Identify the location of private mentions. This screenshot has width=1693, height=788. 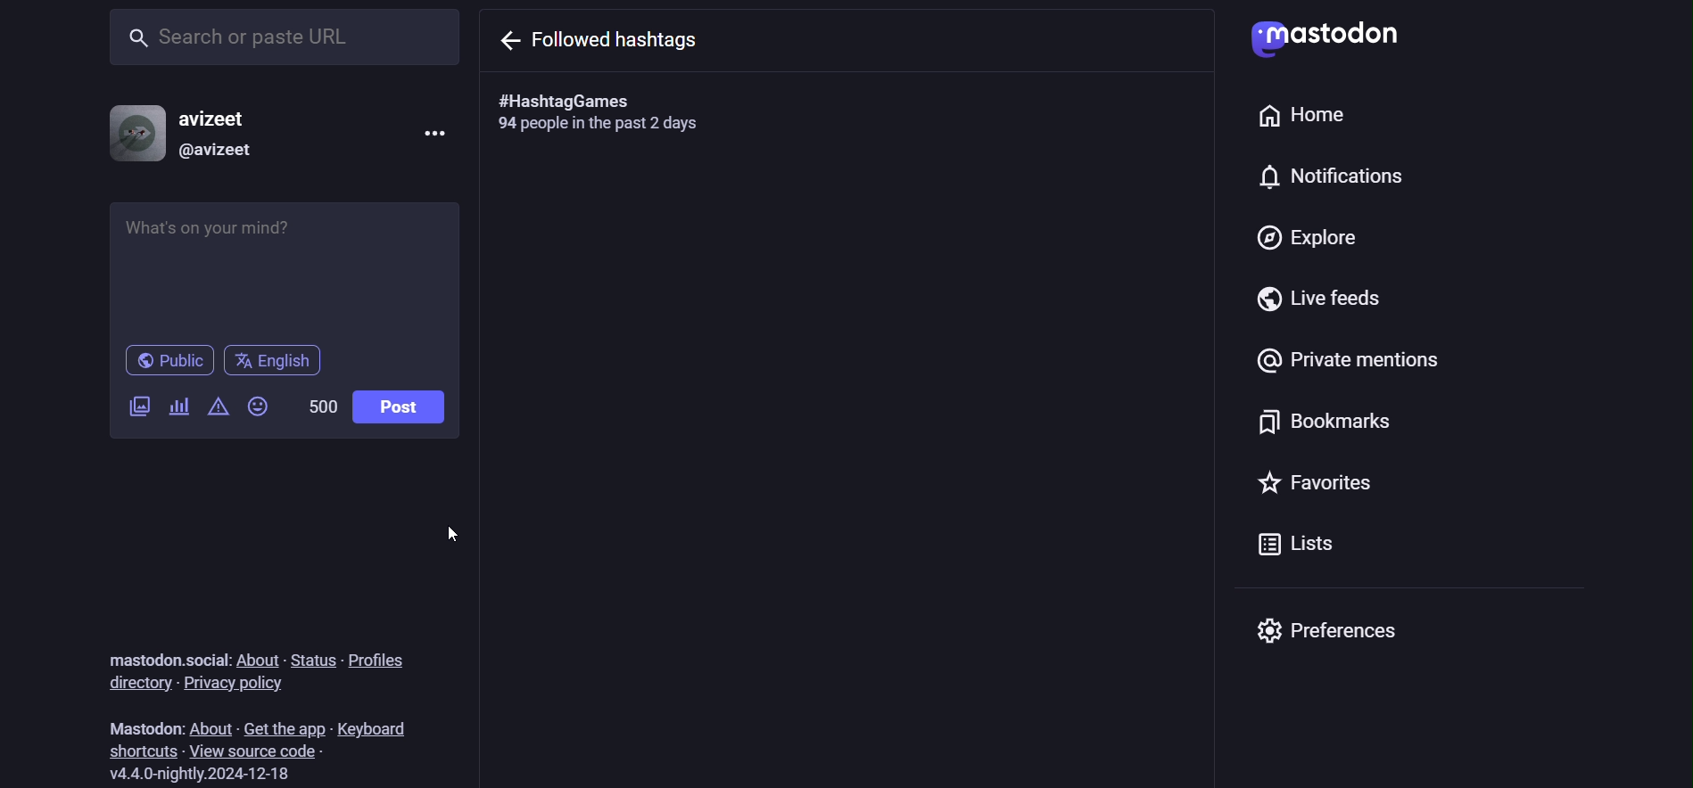
(1351, 361).